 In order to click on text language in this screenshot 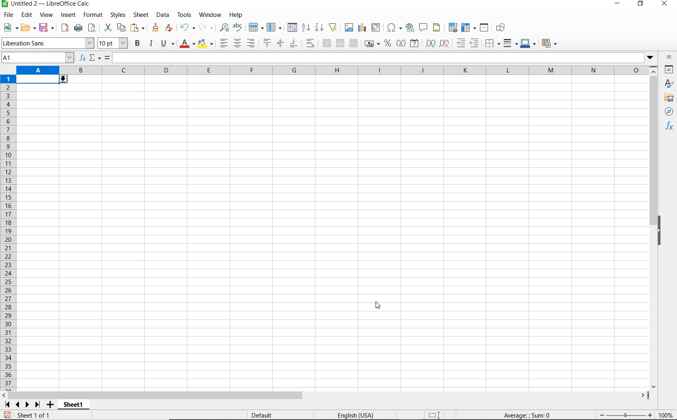, I will do `click(355, 416)`.